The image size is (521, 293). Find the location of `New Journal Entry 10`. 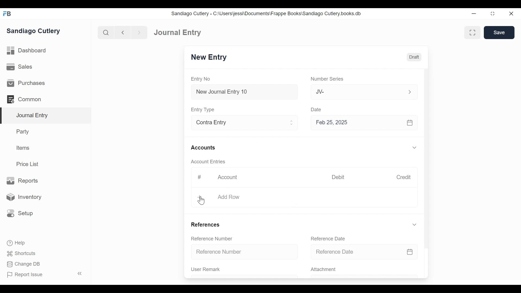

New Journal Entry 10 is located at coordinates (244, 92).